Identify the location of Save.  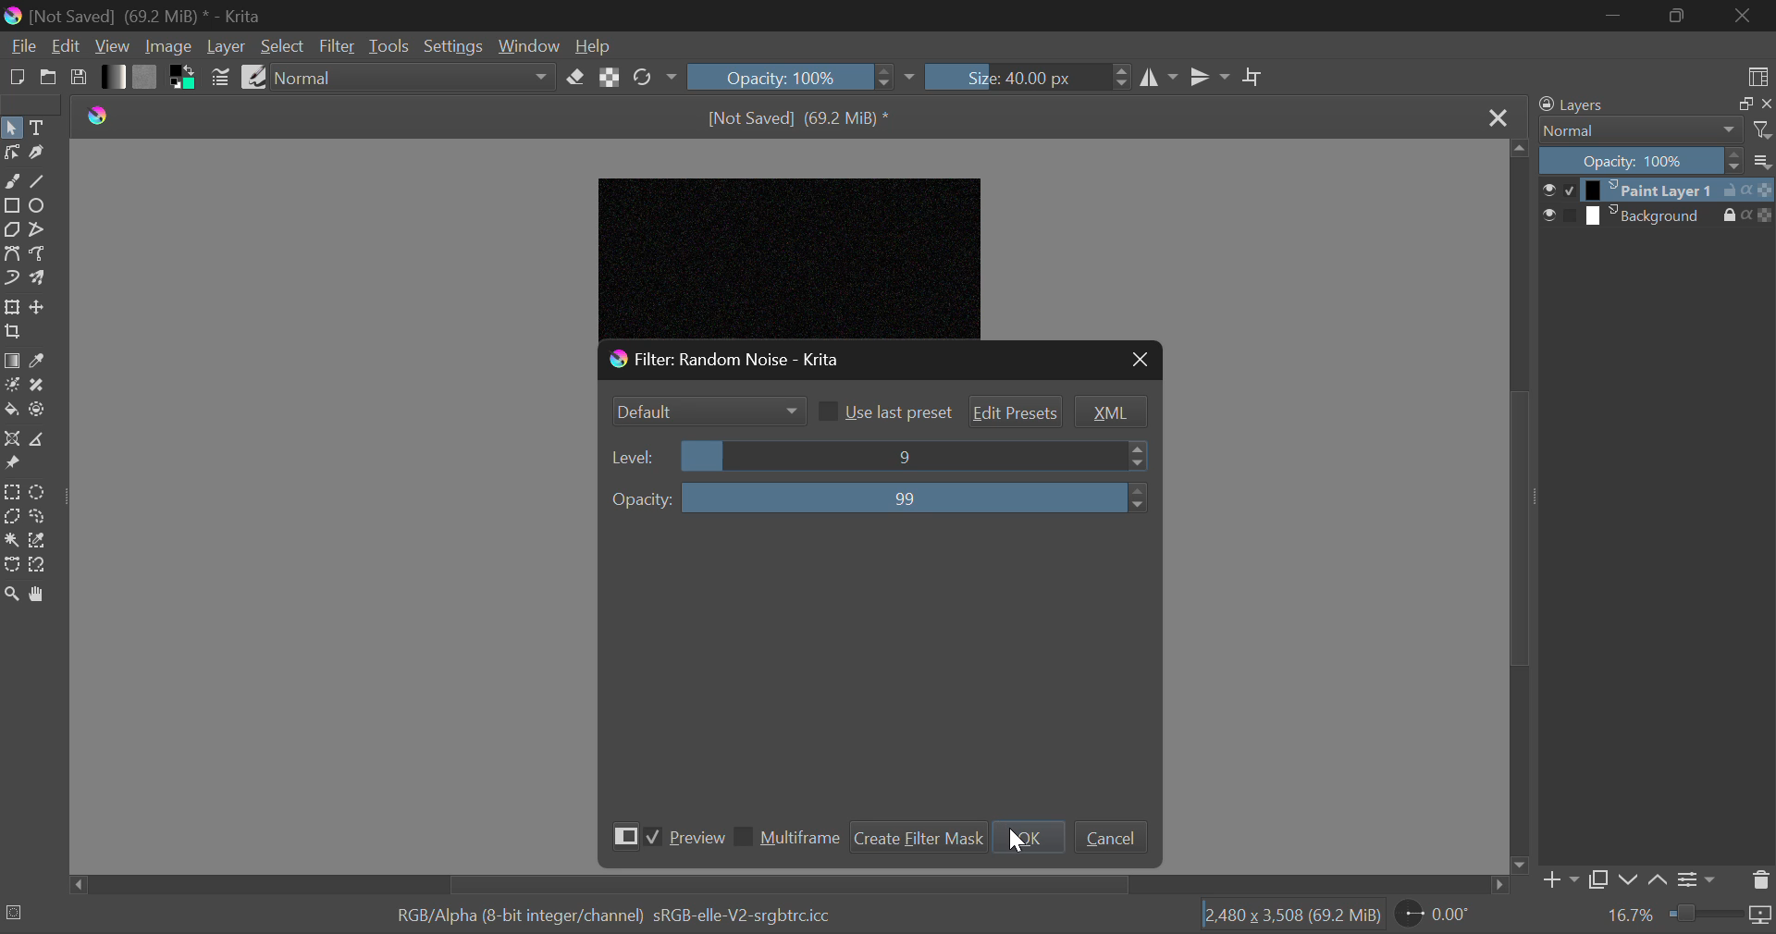
(80, 79).